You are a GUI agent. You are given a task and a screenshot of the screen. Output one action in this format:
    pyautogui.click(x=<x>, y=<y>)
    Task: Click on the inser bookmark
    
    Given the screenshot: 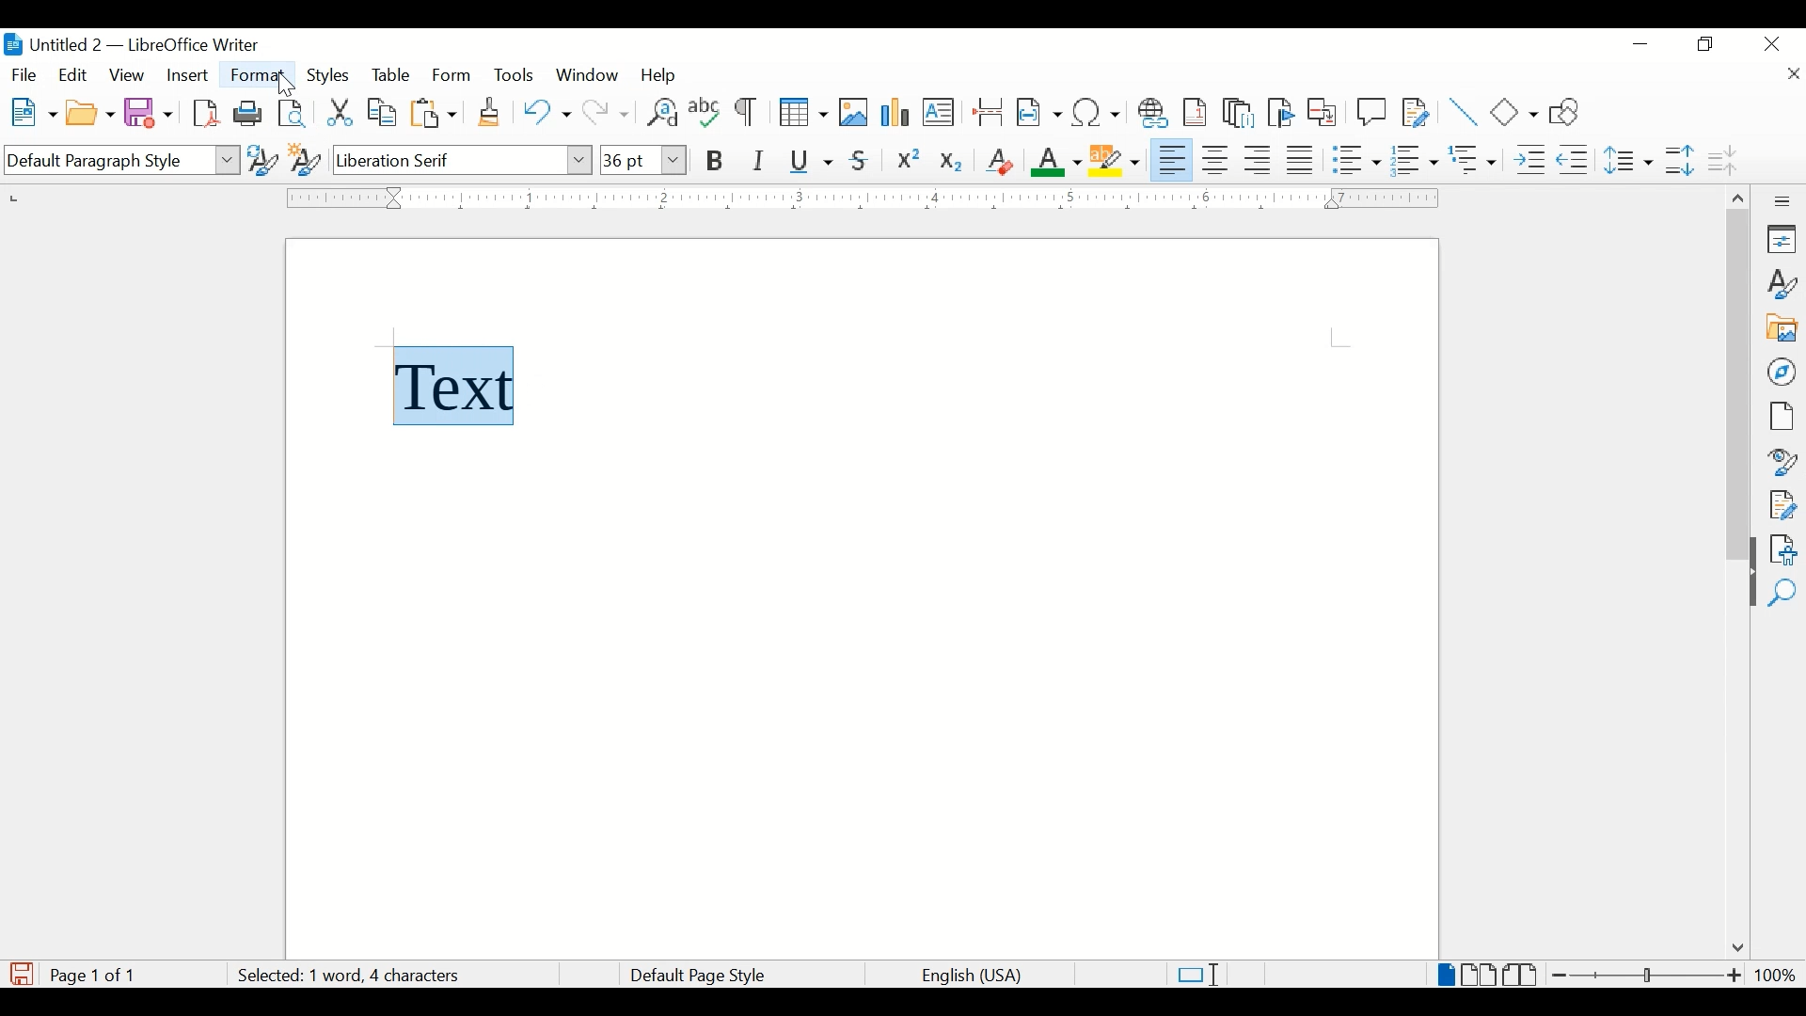 What is the action you would take?
    pyautogui.click(x=1280, y=113)
    